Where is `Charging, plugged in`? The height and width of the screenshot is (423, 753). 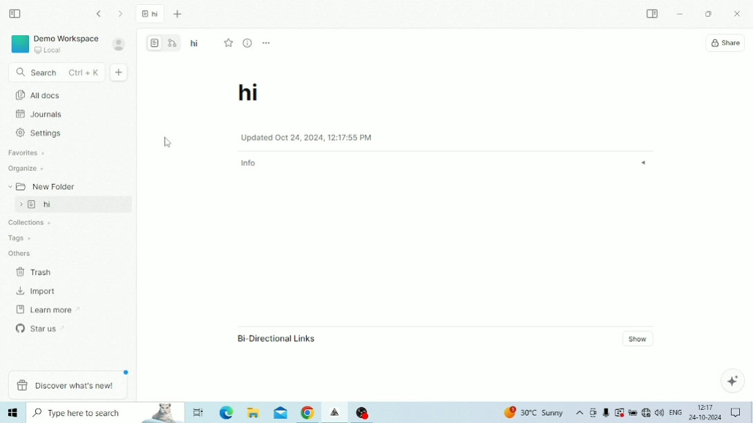
Charging, plugged in is located at coordinates (632, 413).